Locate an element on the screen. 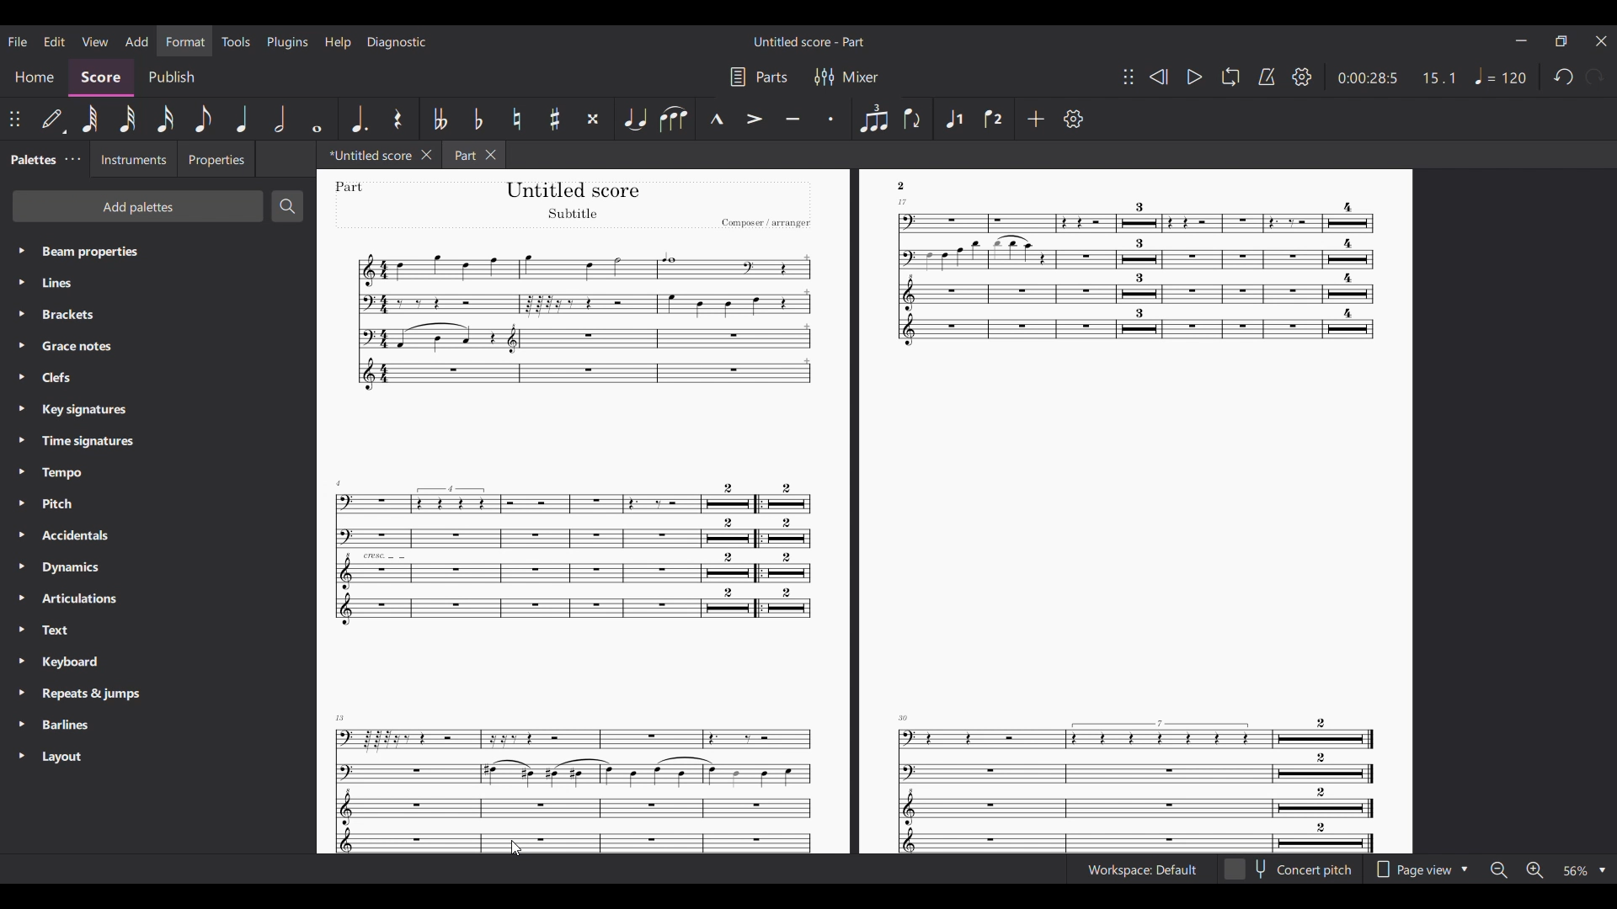  Barliness is located at coordinates (68, 723).